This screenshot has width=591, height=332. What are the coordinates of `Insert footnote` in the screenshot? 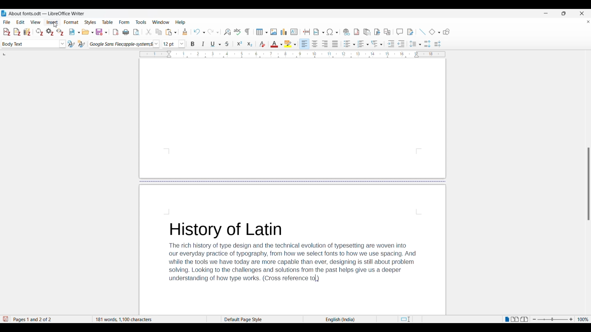 It's located at (356, 32).